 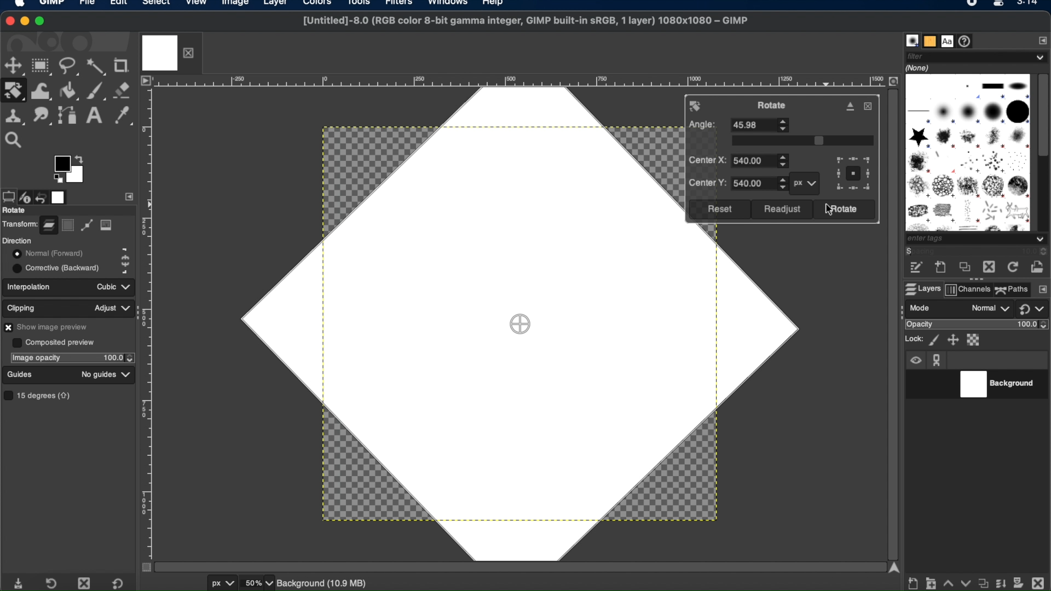 What do you see at coordinates (941, 268) in the screenshot?
I see `create a new brush` at bounding box center [941, 268].